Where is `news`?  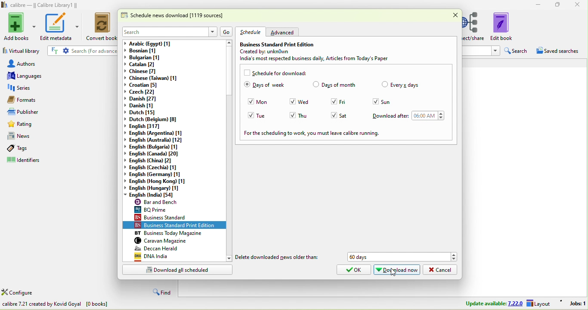 news is located at coordinates (62, 137).